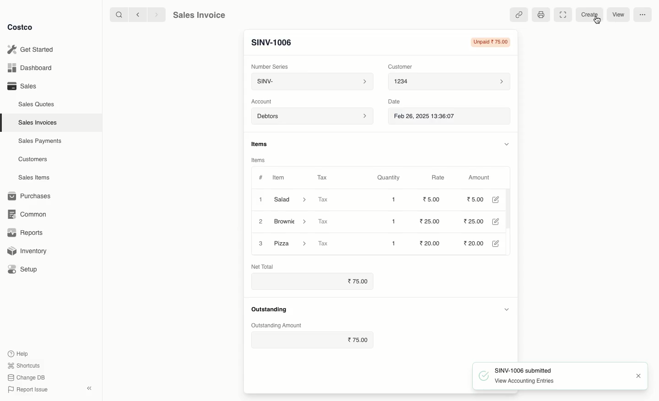  I want to click on 1, so click(394, 200).